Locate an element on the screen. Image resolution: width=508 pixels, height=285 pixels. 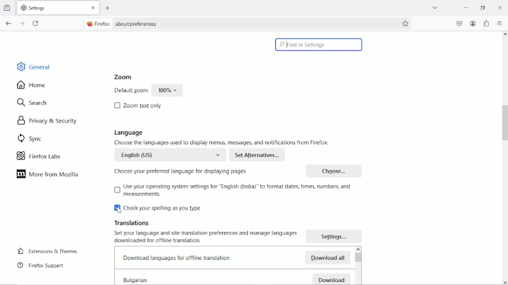
Set Alternatives is located at coordinates (255, 156).